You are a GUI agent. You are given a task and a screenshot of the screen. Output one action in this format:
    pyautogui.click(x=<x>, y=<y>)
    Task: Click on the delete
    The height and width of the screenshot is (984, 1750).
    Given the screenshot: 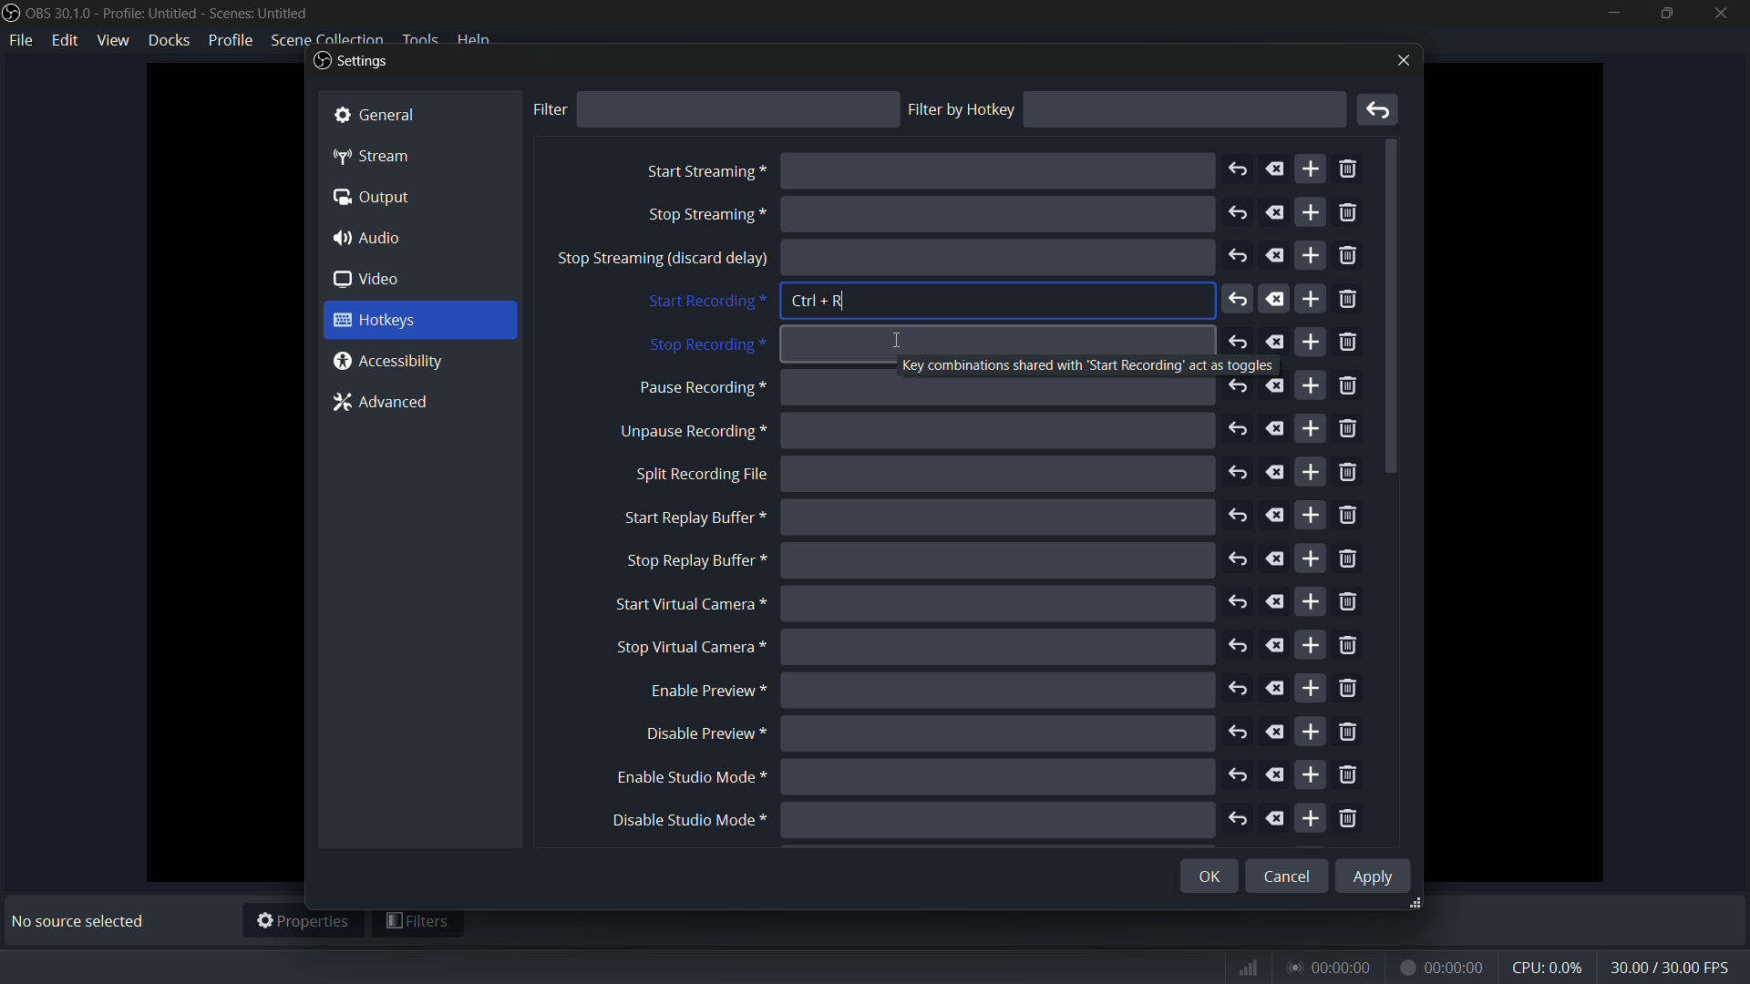 What is the action you would take?
    pyautogui.click(x=1276, y=690)
    